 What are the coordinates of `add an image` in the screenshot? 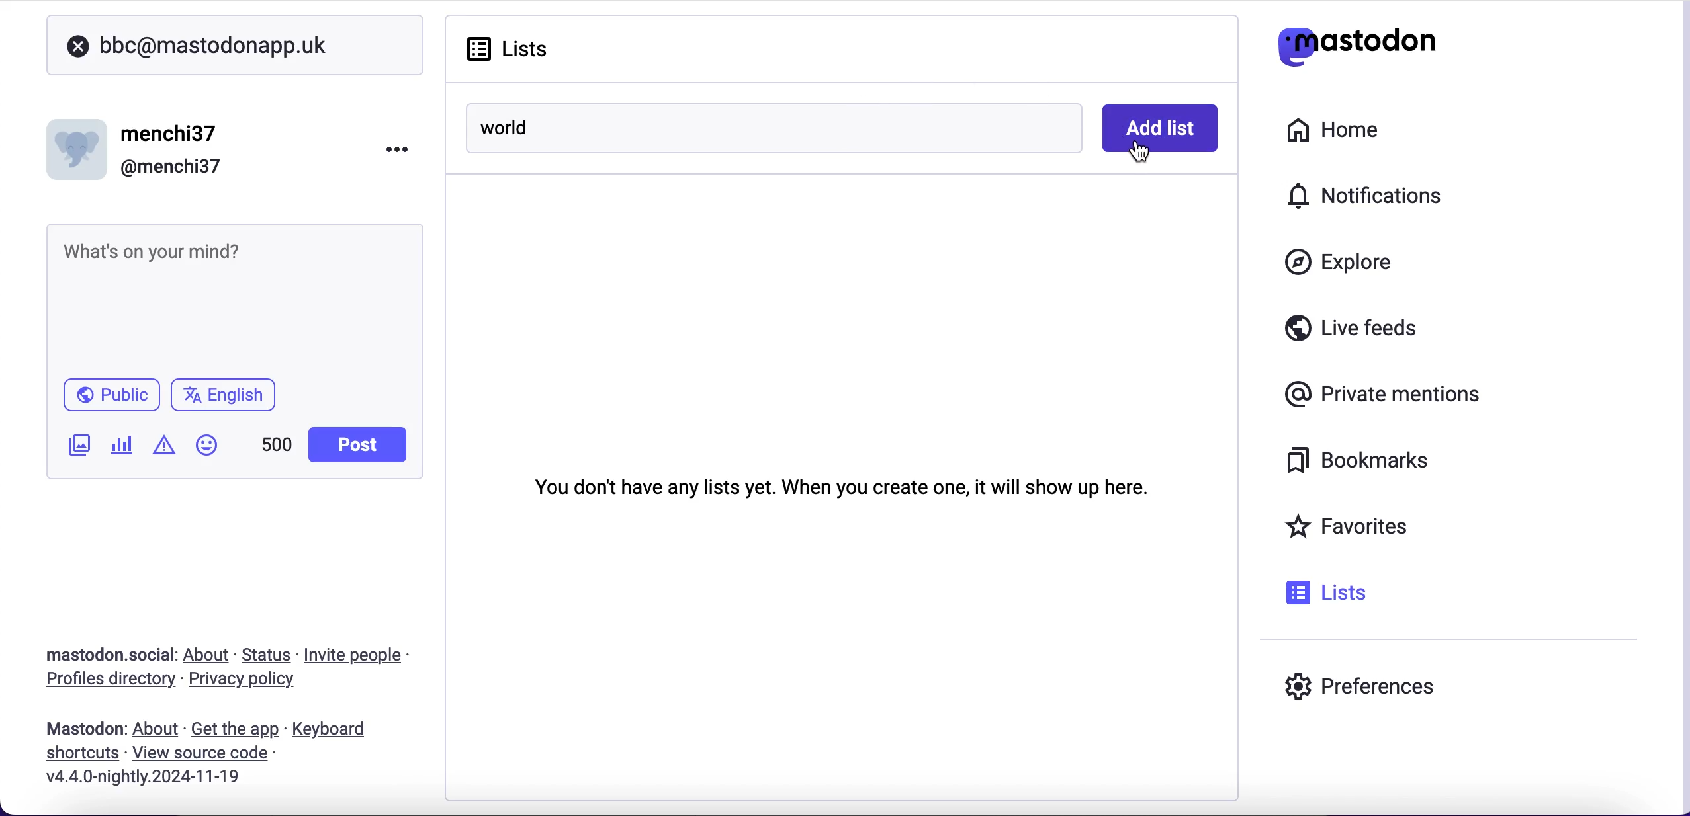 It's located at (77, 445).